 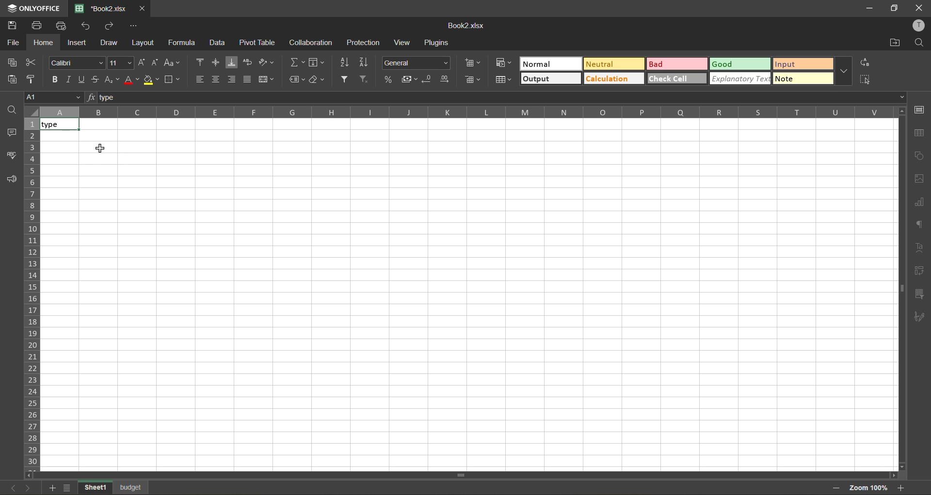 What do you see at coordinates (920, 155) in the screenshot?
I see `shapes` at bounding box center [920, 155].